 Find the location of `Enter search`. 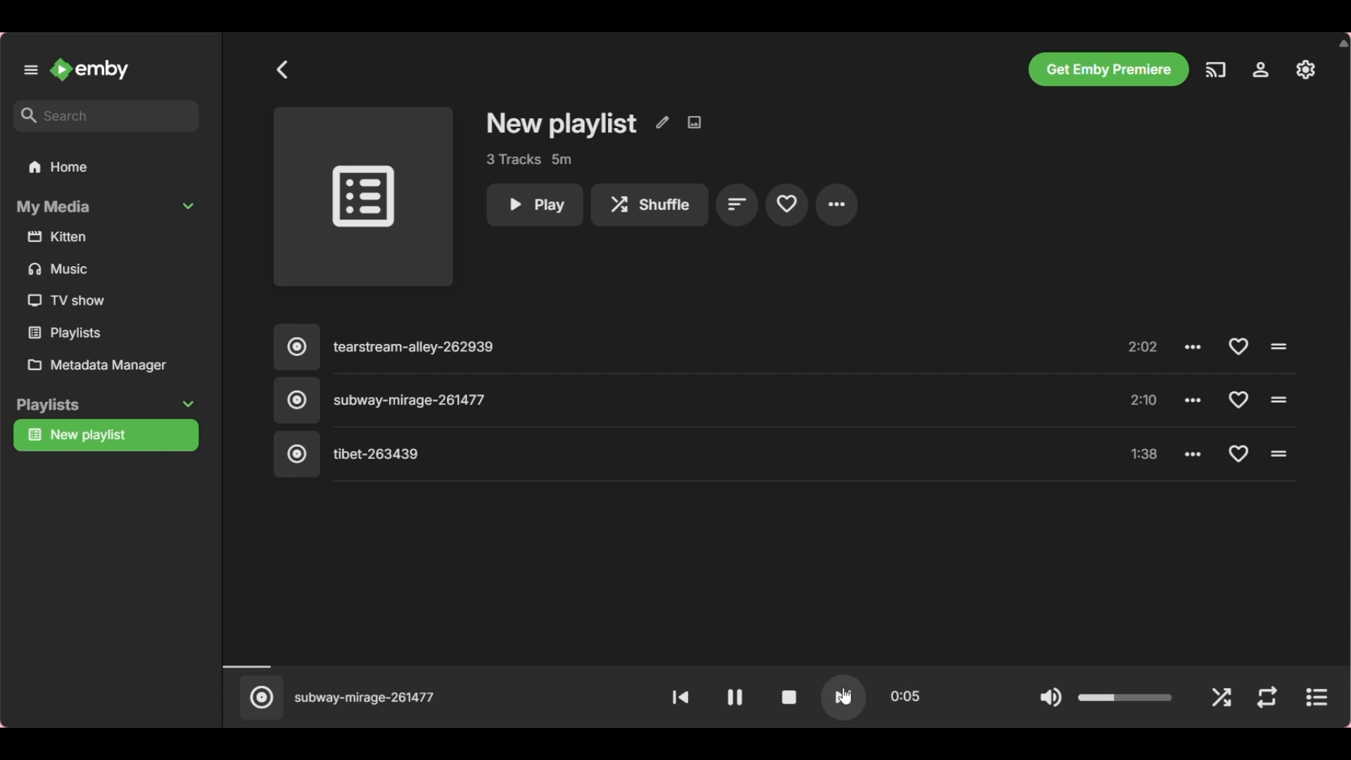

Enter search is located at coordinates (106, 117).